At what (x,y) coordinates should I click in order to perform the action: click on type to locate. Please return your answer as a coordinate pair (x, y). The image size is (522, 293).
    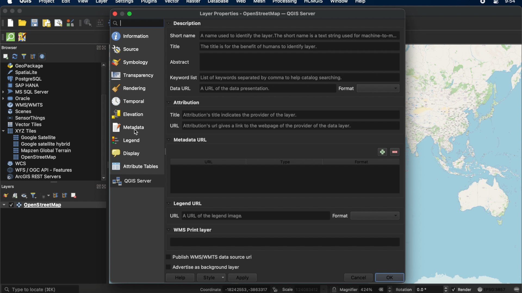
    Looking at the image, I should click on (41, 288).